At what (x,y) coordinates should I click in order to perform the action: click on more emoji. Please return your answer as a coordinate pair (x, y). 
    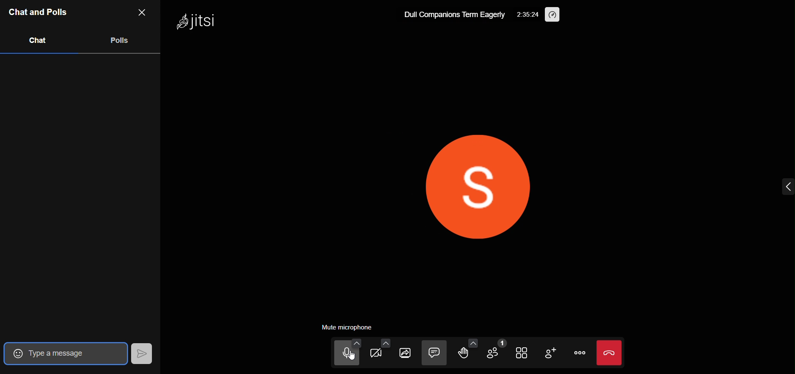
    Looking at the image, I should click on (471, 342).